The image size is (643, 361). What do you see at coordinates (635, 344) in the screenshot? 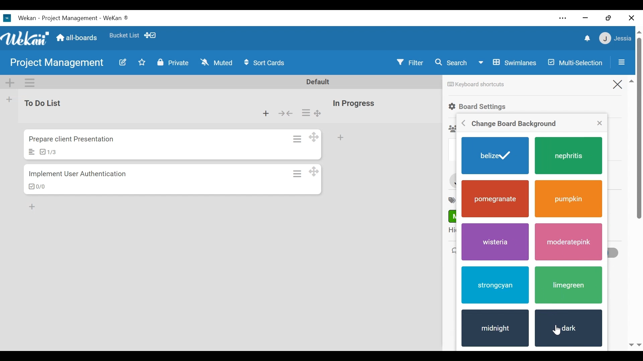
I see `navigation` at bounding box center [635, 344].